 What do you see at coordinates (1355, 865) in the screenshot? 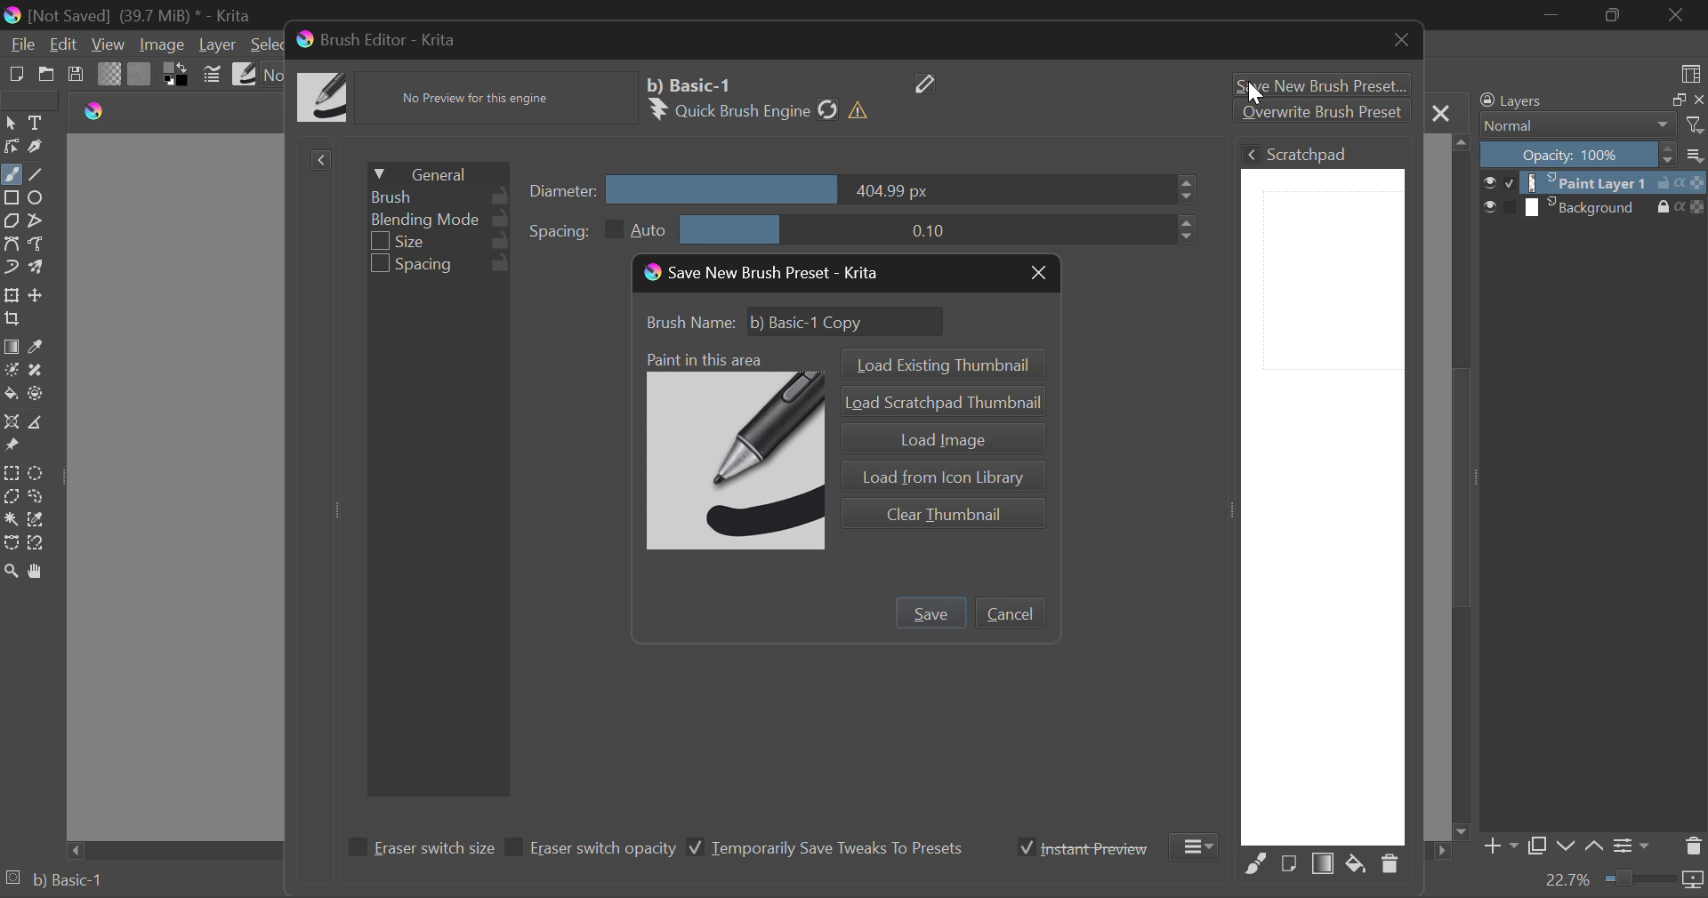
I see `Fill area with background color` at bounding box center [1355, 865].